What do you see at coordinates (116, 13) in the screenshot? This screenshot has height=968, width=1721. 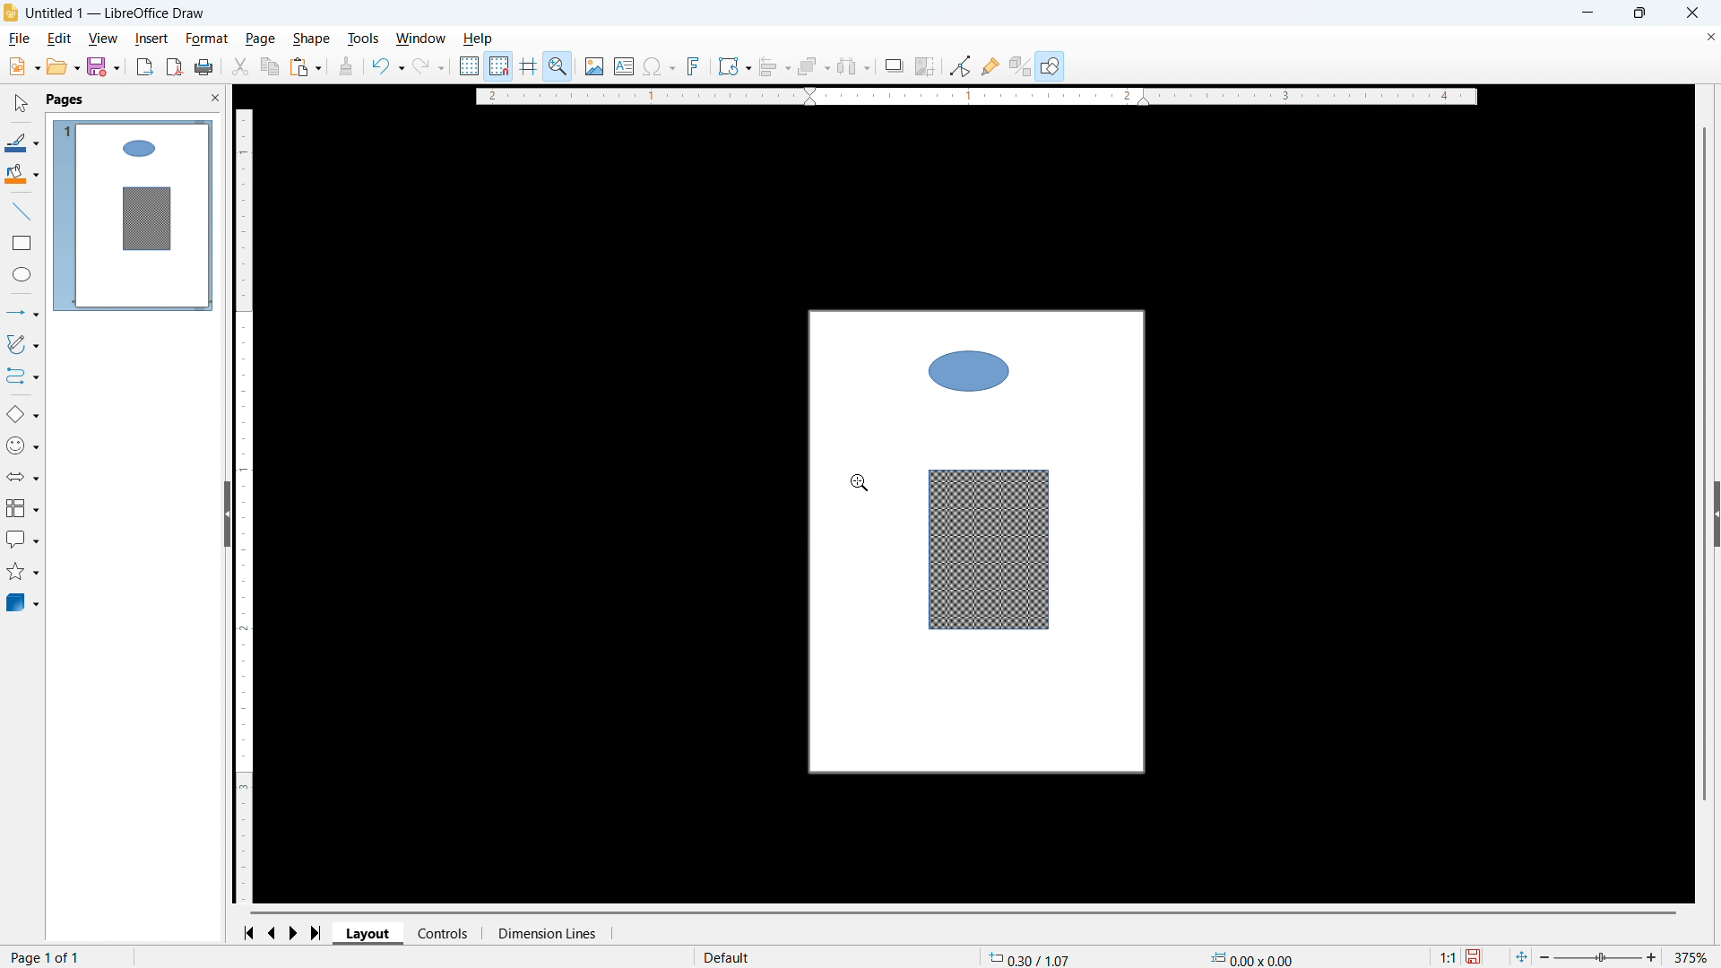 I see `Document title ` at bounding box center [116, 13].